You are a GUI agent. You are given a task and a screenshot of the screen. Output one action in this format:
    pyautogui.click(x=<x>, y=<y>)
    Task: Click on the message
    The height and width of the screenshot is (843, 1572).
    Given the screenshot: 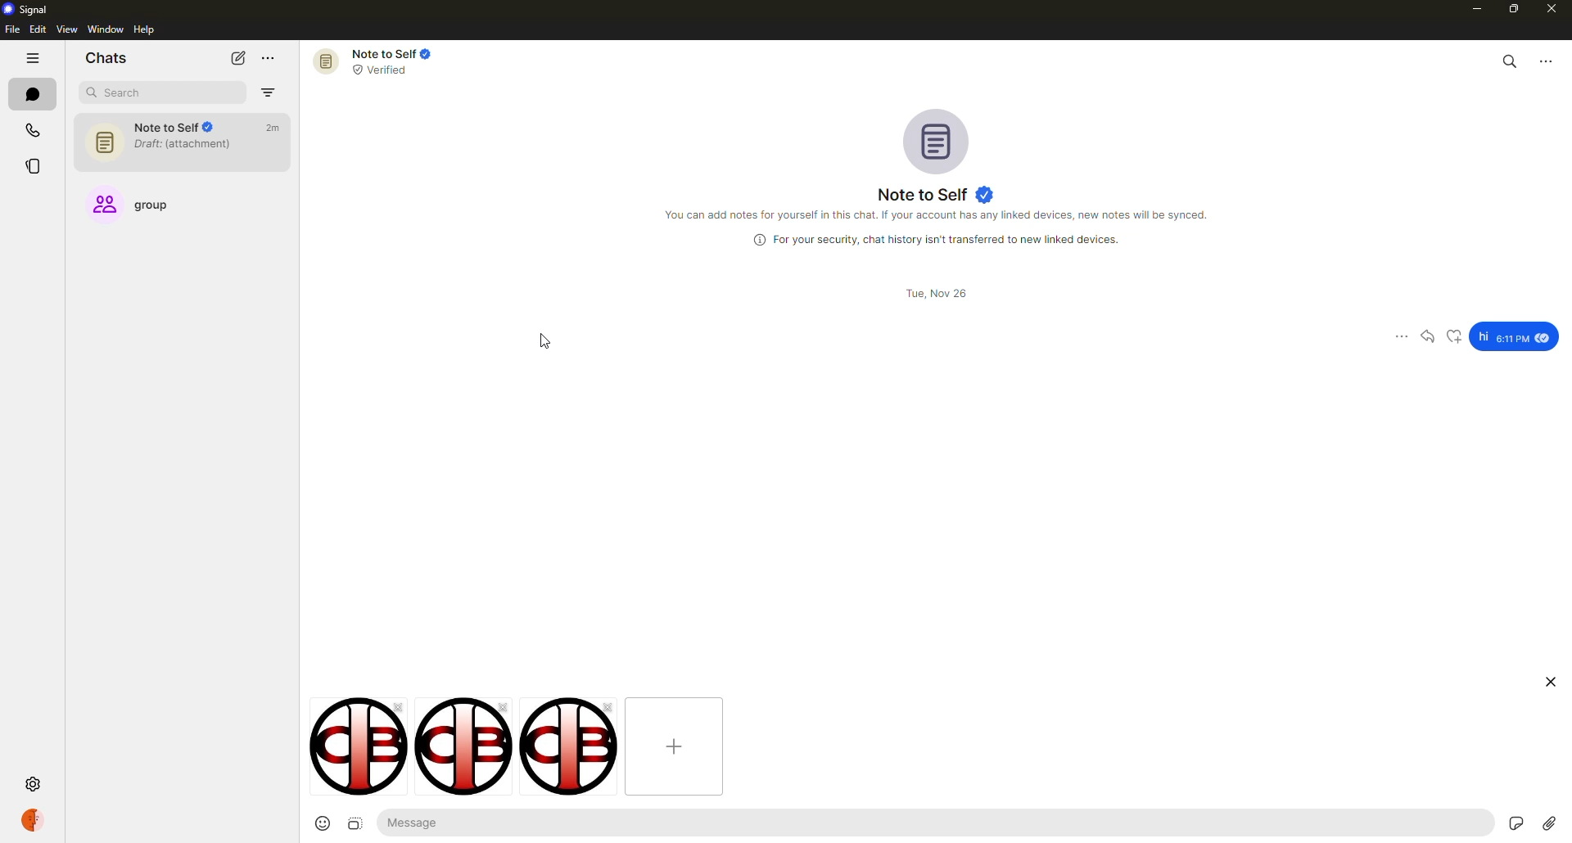 What is the action you would take?
    pyautogui.click(x=1516, y=336)
    